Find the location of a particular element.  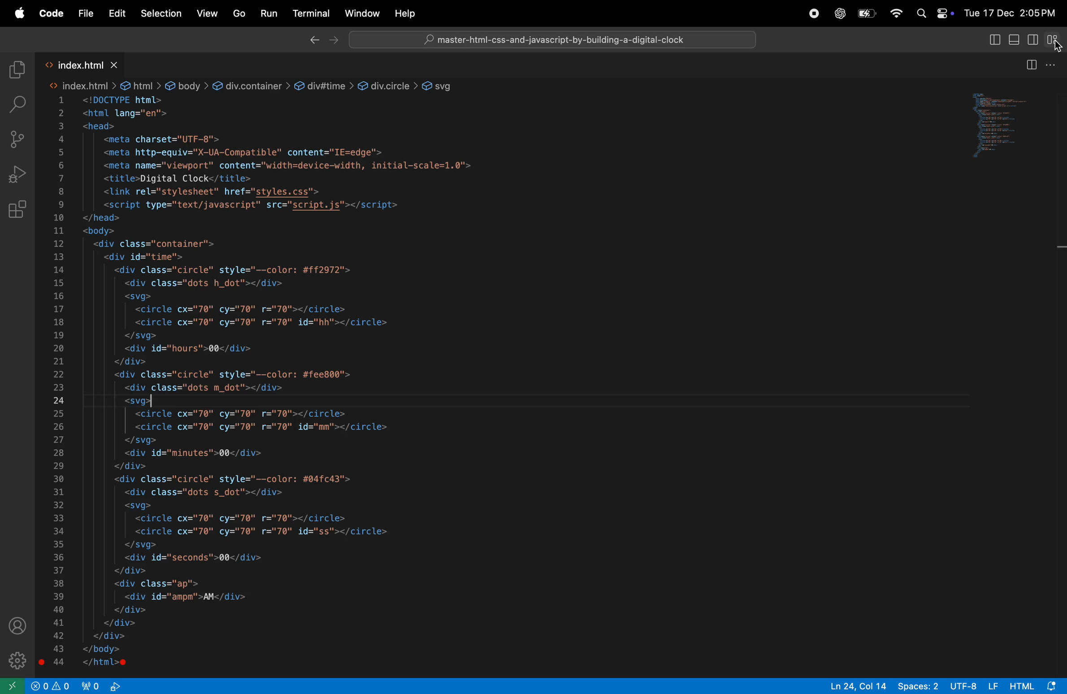

no problems is located at coordinates (50, 685).